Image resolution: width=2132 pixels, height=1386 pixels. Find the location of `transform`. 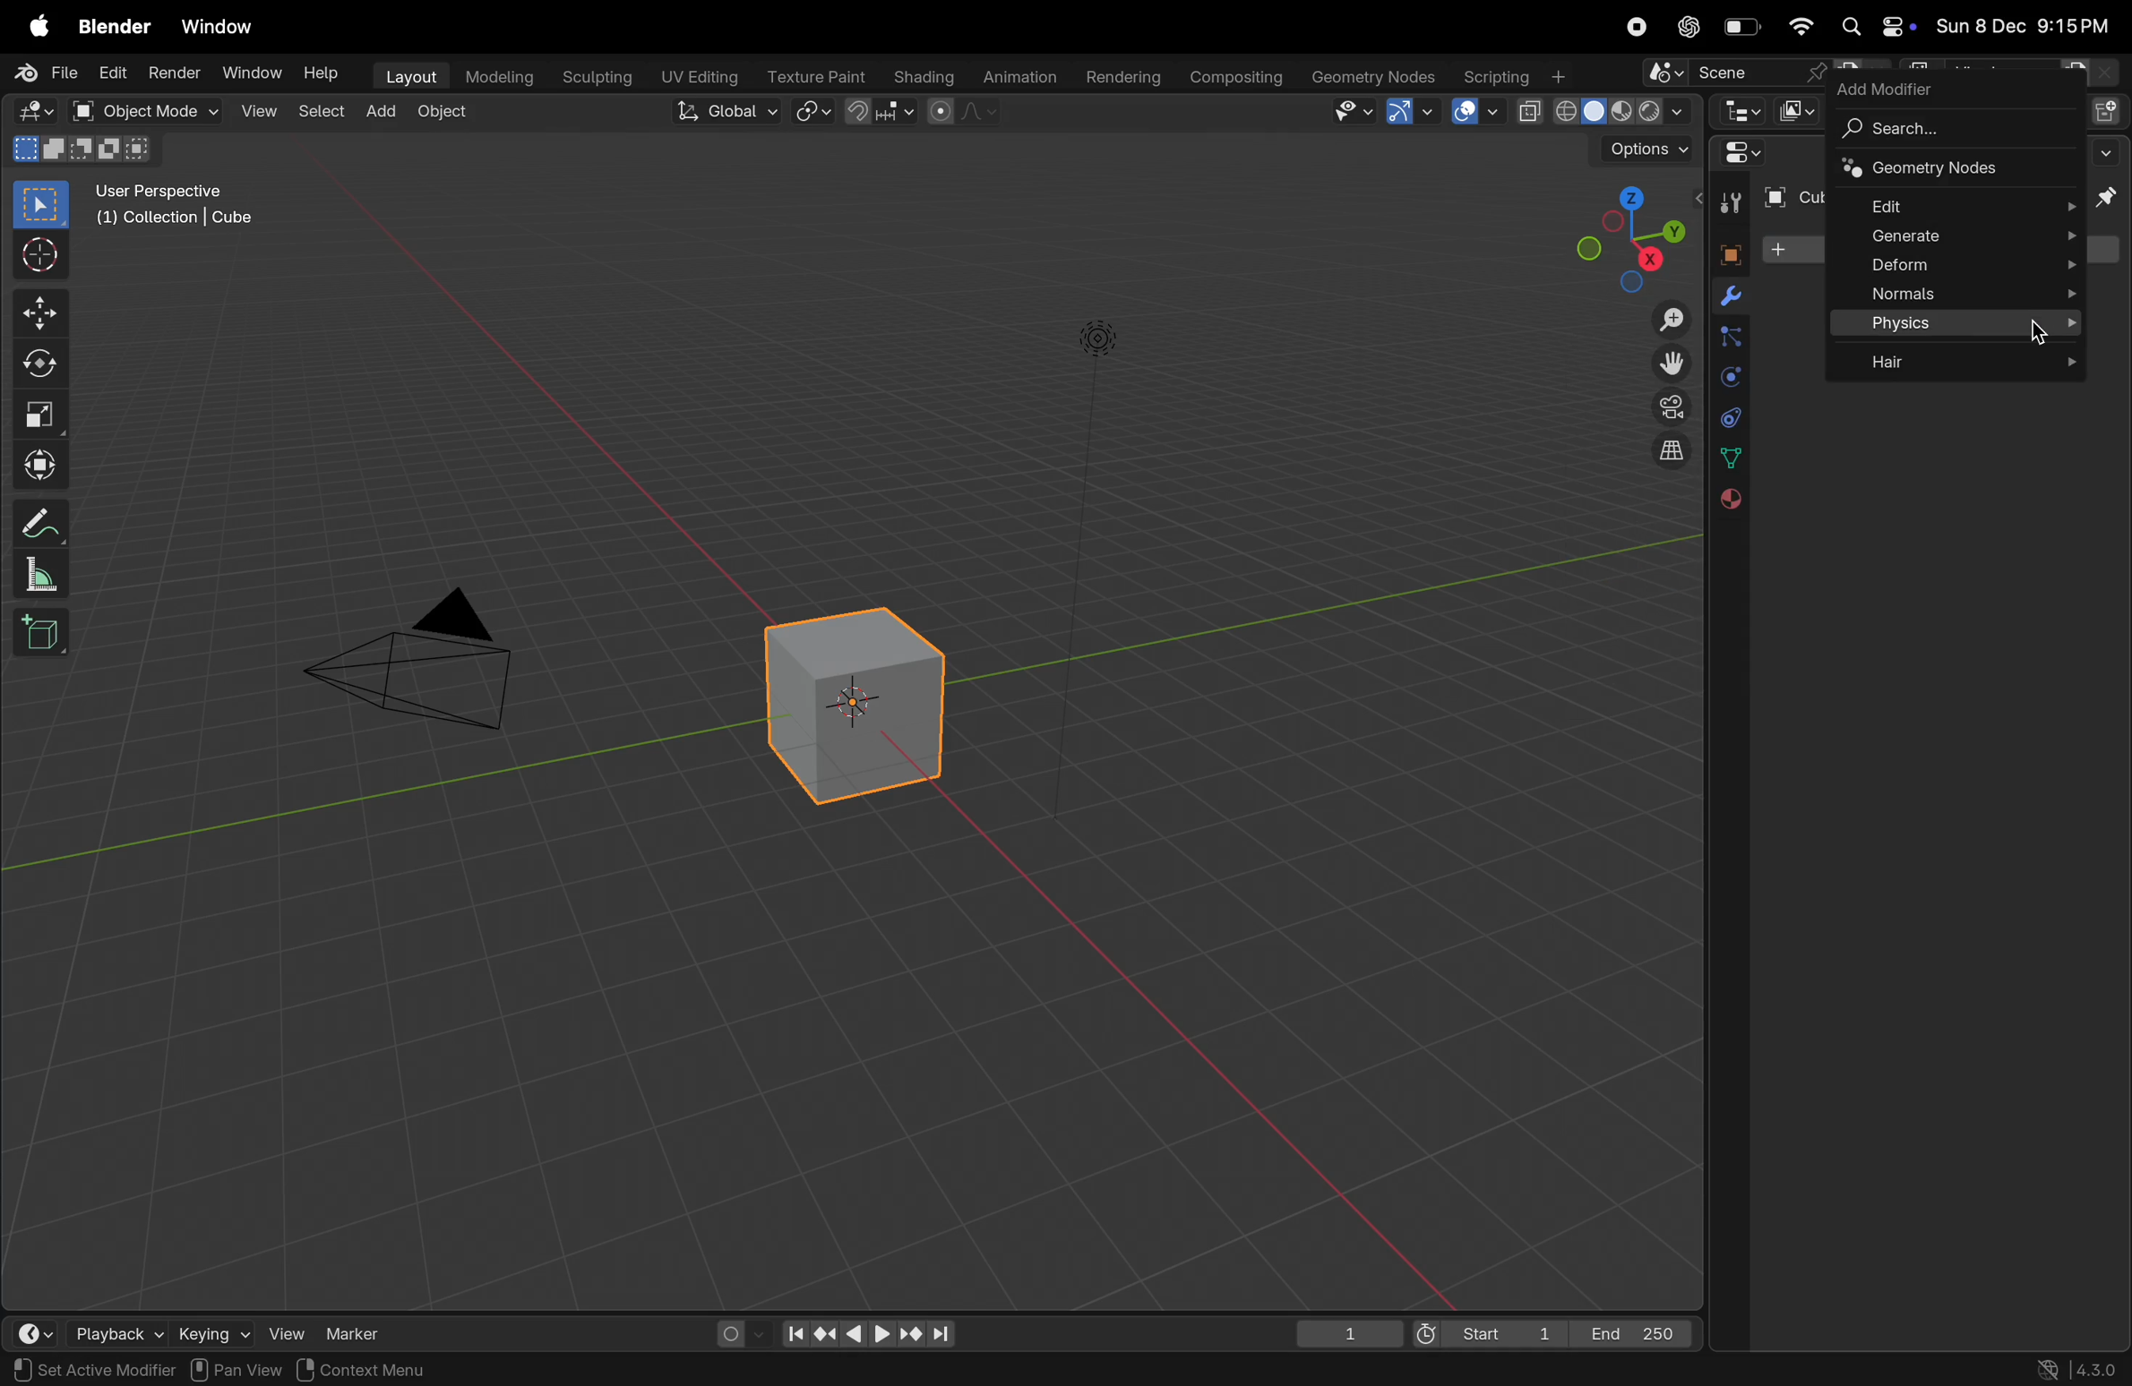

transform is located at coordinates (40, 463).